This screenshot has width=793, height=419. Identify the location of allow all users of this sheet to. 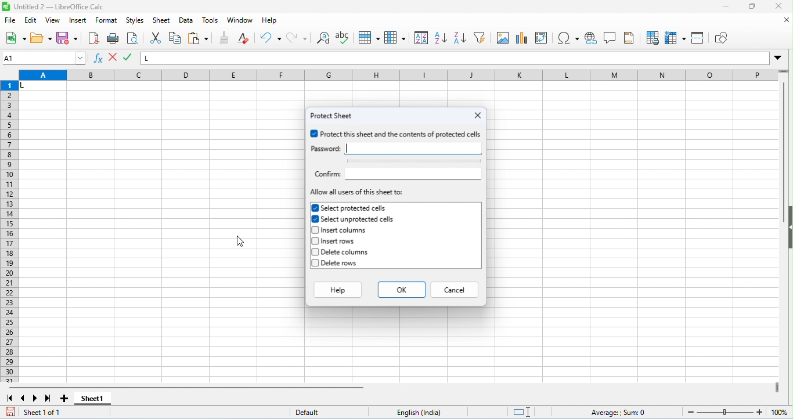
(358, 193).